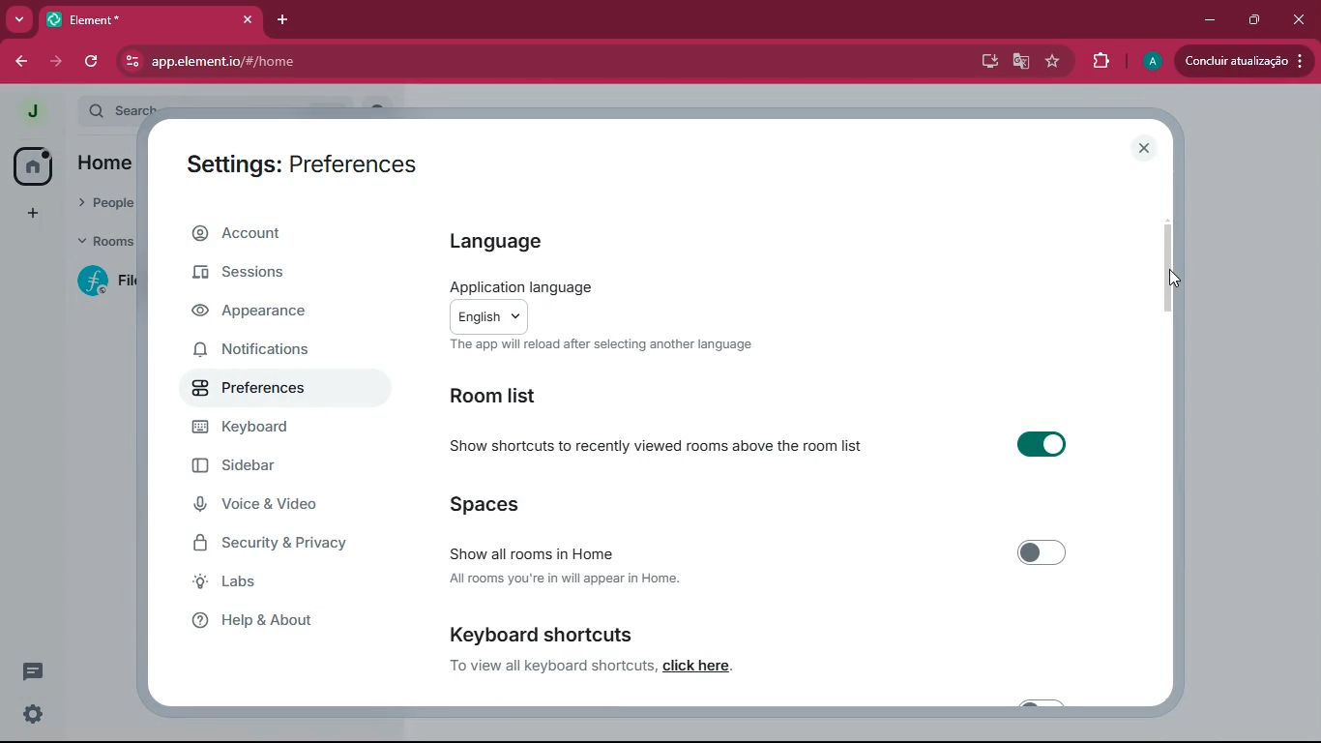 The image size is (1321, 743). Describe the element at coordinates (1022, 63) in the screenshot. I see `google translate` at that location.